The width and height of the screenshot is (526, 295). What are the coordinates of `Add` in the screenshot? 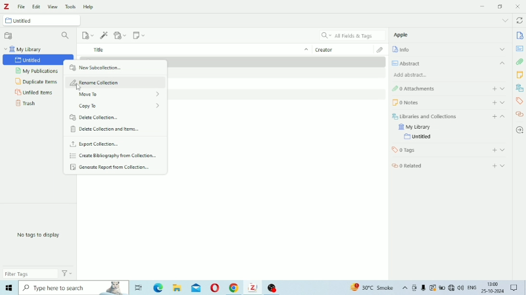 It's located at (494, 89).